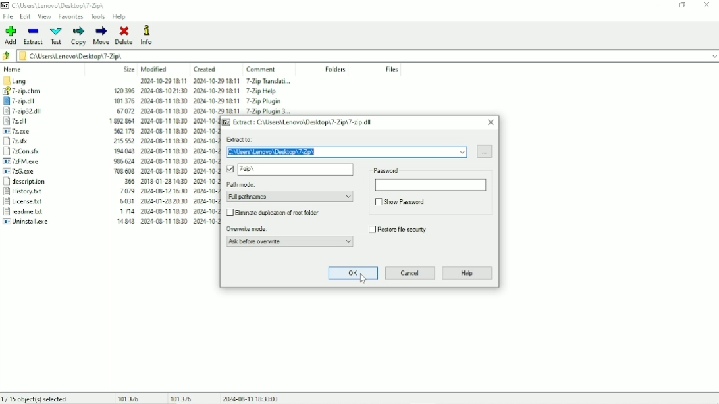 The width and height of the screenshot is (719, 404). Describe the element at coordinates (32, 81) in the screenshot. I see `Lang` at that location.